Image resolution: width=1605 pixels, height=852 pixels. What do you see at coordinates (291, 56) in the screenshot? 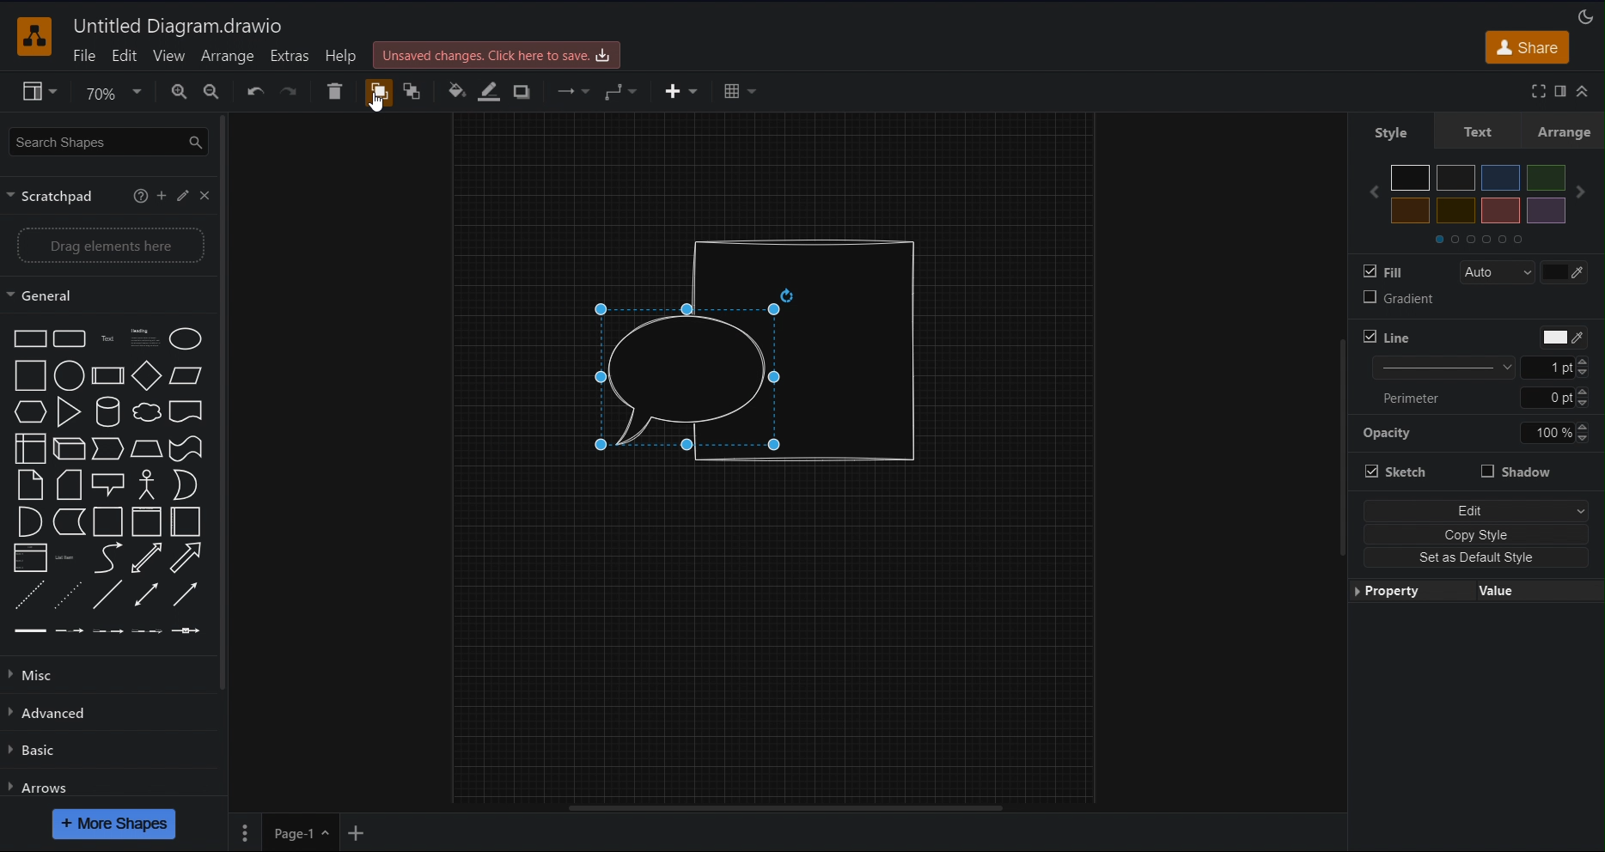
I see `Extras` at bounding box center [291, 56].